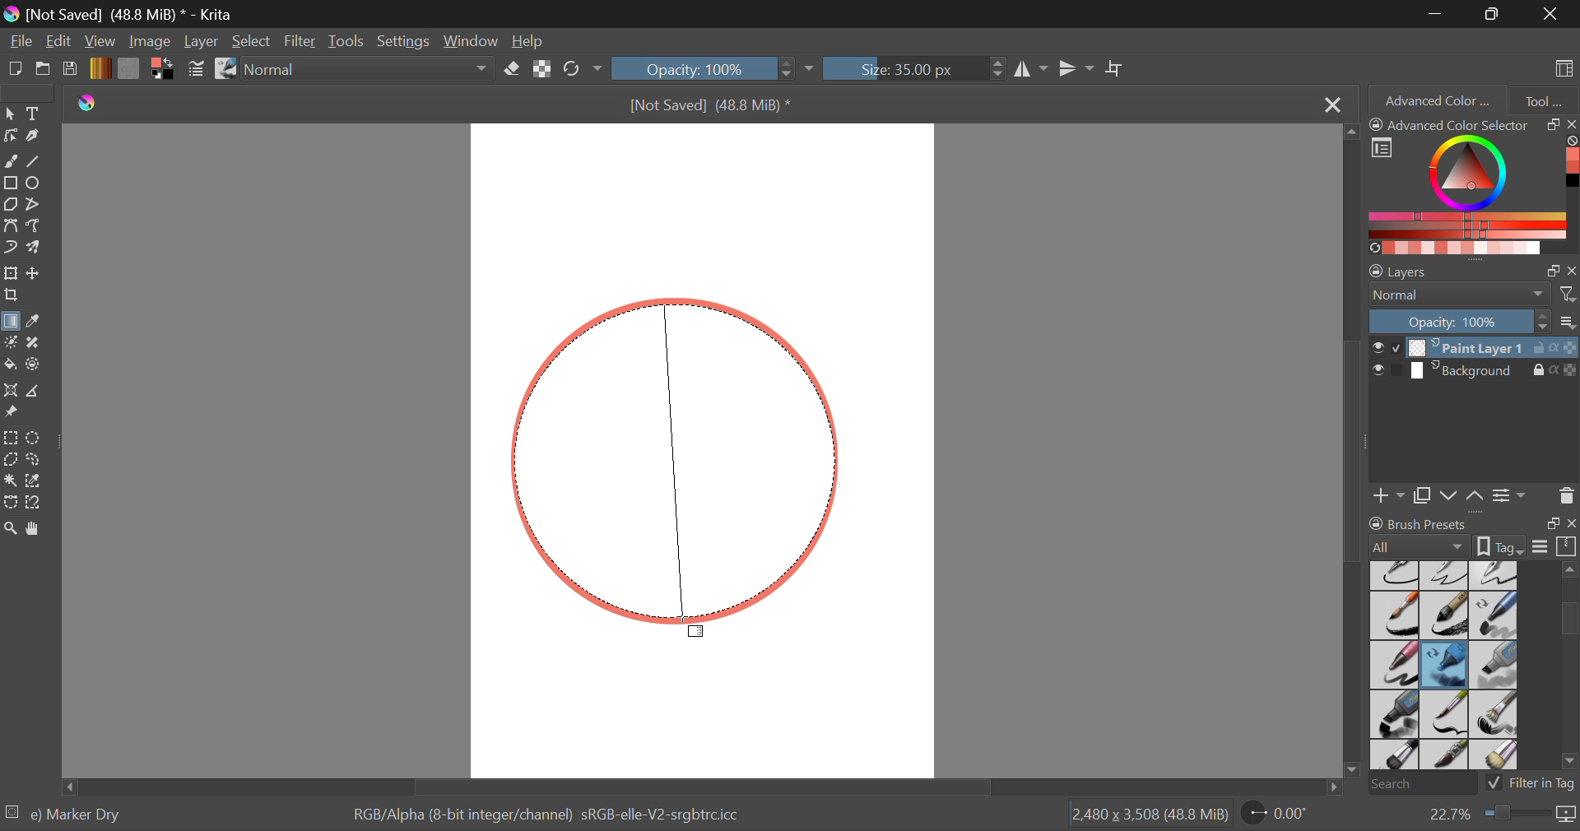 This screenshot has height=831, width=1580. What do you see at coordinates (702, 68) in the screenshot?
I see `Opacity 100%` at bounding box center [702, 68].